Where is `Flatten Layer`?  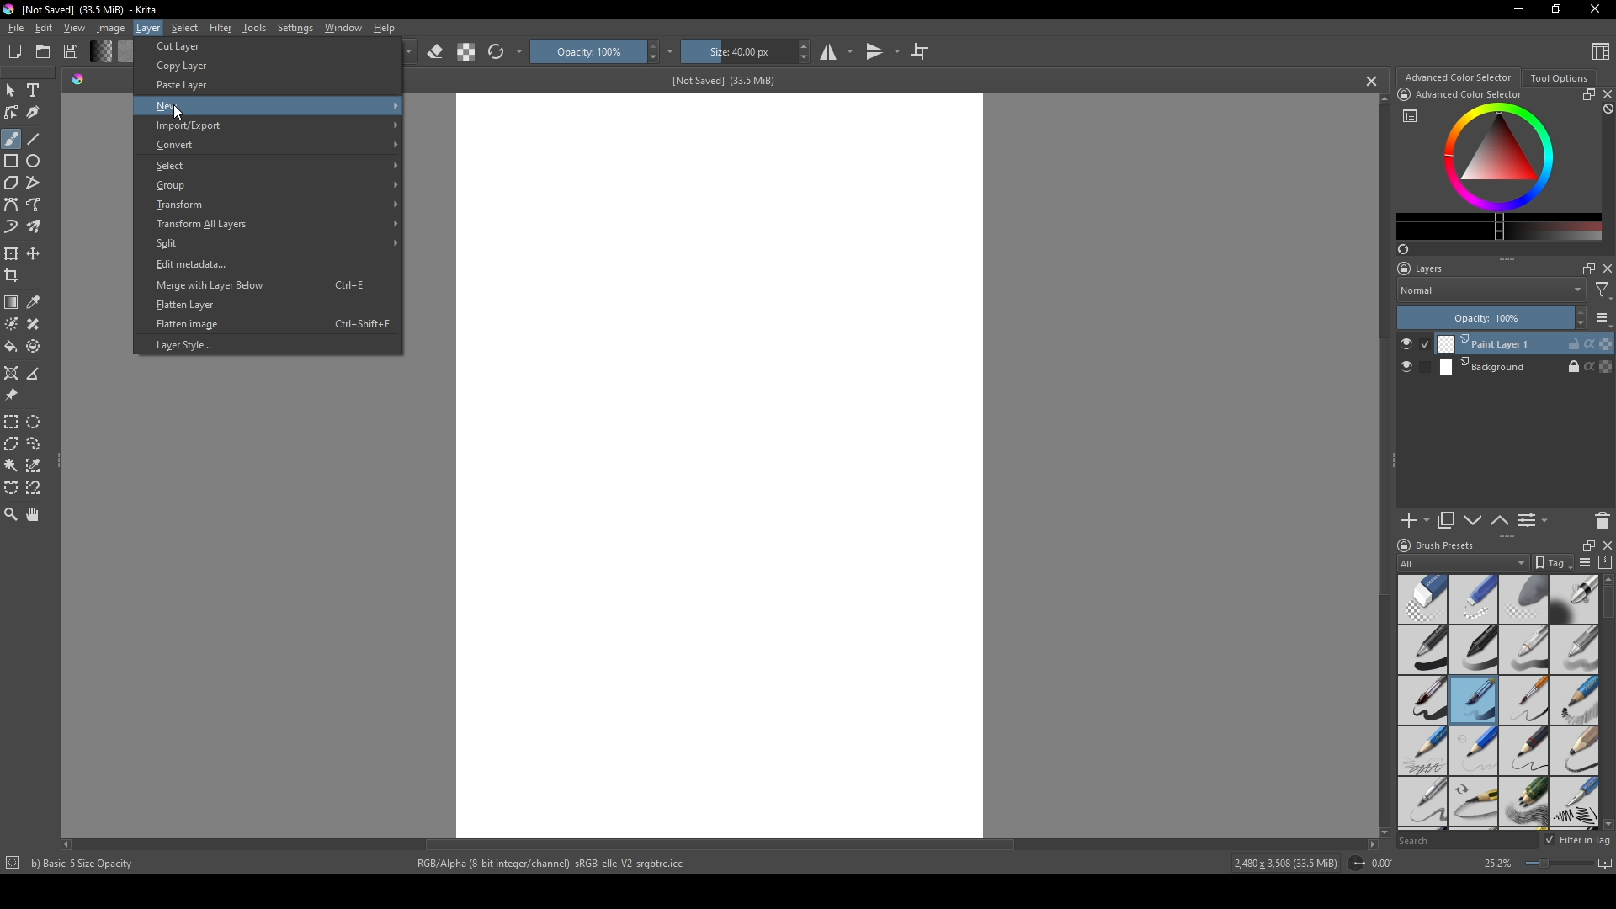 Flatten Layer is located at coordinates (189, 306).